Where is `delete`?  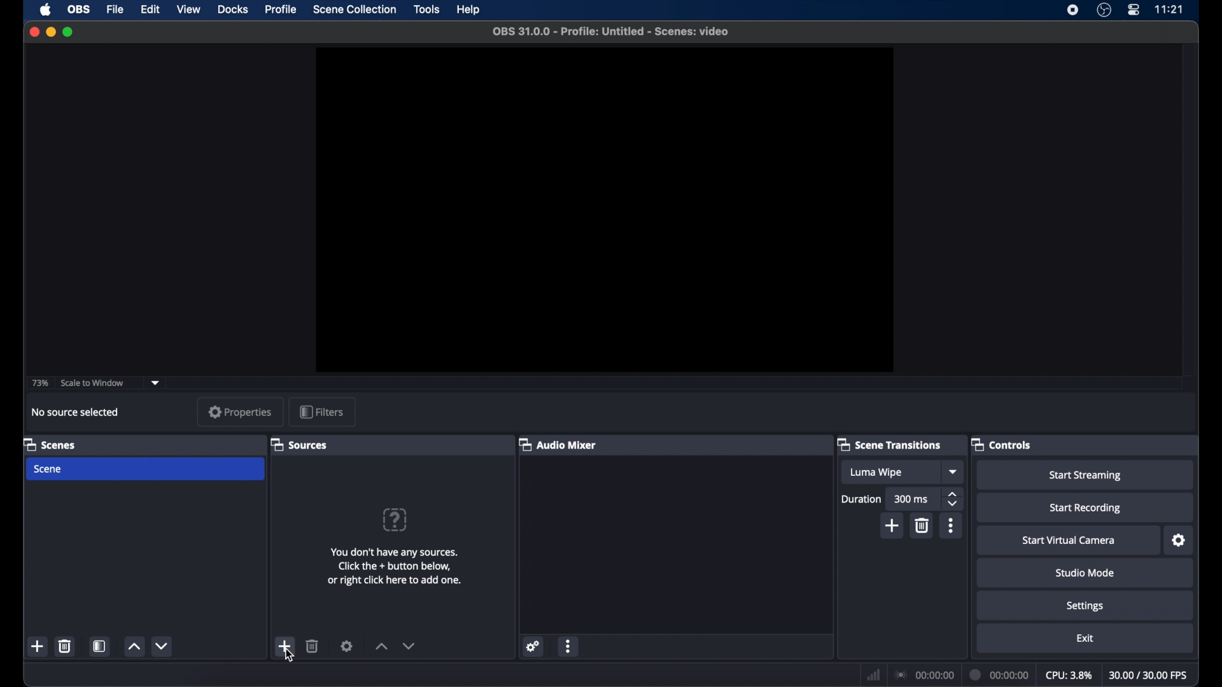
delete is located at coordinates (313, 646).